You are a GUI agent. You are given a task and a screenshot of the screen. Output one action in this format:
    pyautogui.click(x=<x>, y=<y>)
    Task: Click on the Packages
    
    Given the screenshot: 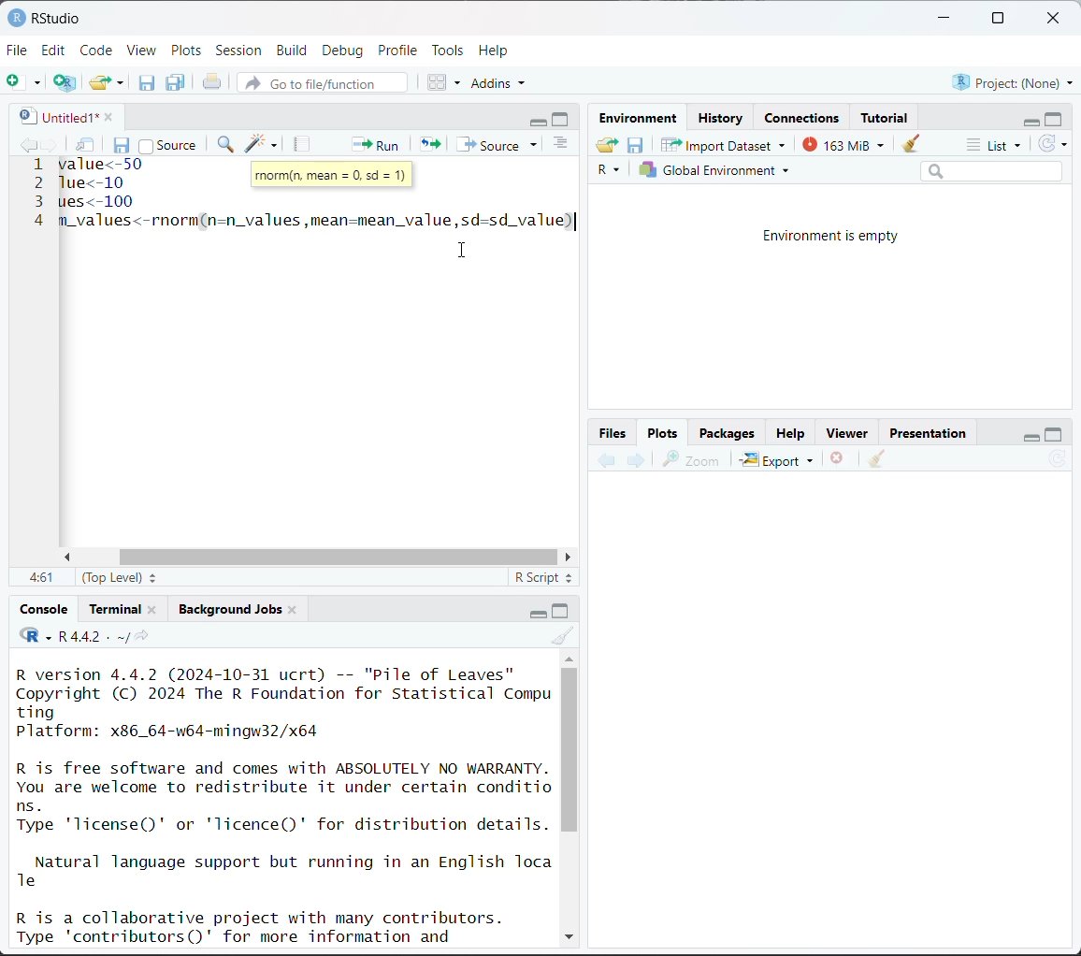 What is the action you would take?
    pyautogui.click(x=727, y=432)
    